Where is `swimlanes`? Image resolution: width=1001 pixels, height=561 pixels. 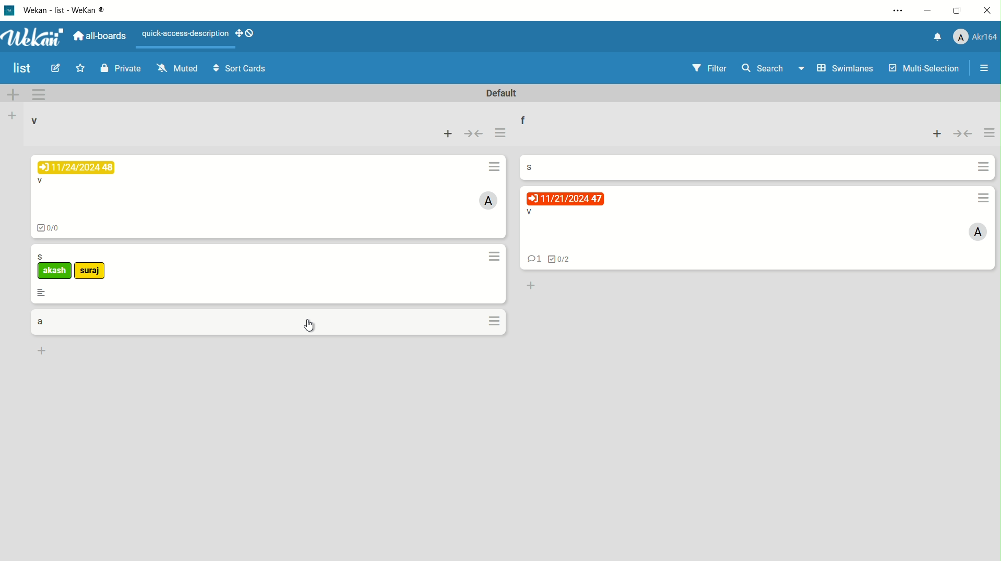 swimlanes is located at coordinates (833, 68).